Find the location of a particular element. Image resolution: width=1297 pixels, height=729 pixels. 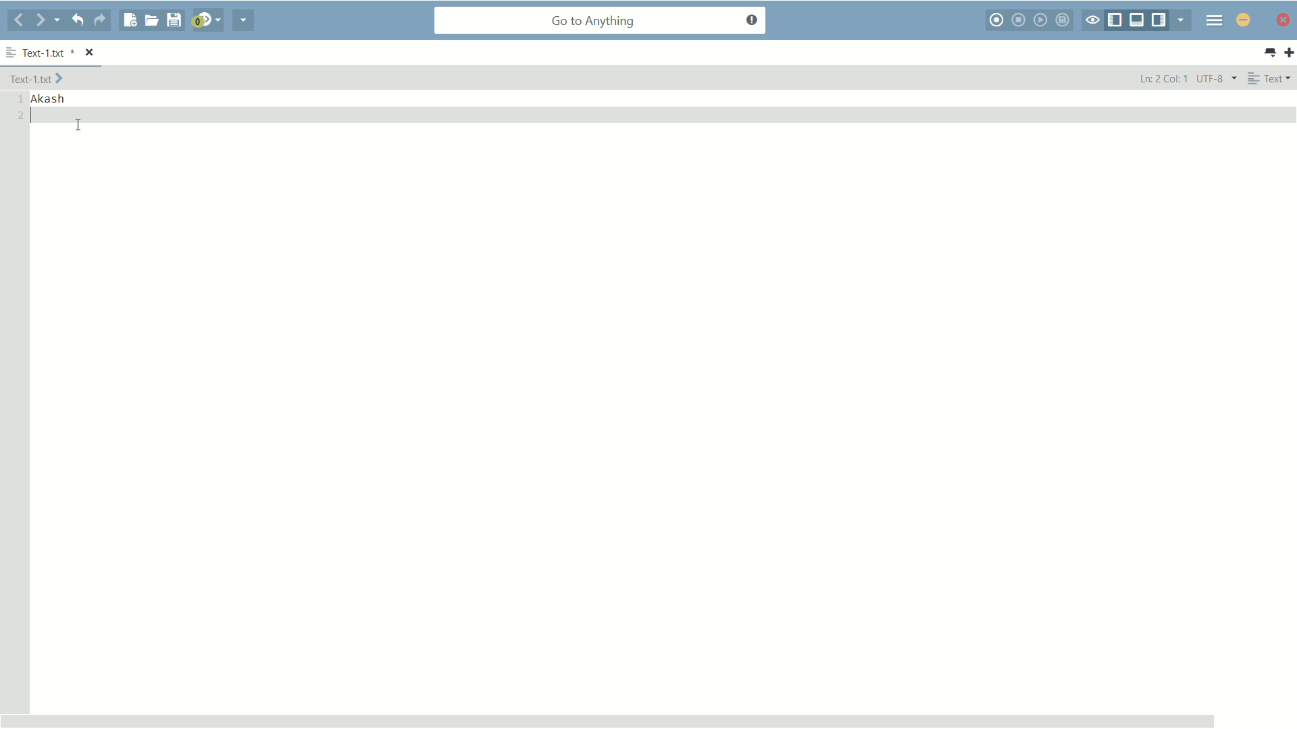

show/hide left panel is located at coordinates (1114, 20).